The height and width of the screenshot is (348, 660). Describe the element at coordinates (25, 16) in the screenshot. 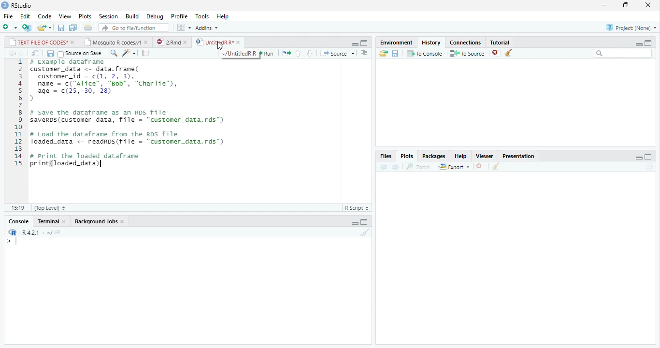

I see `Edit` at that location.